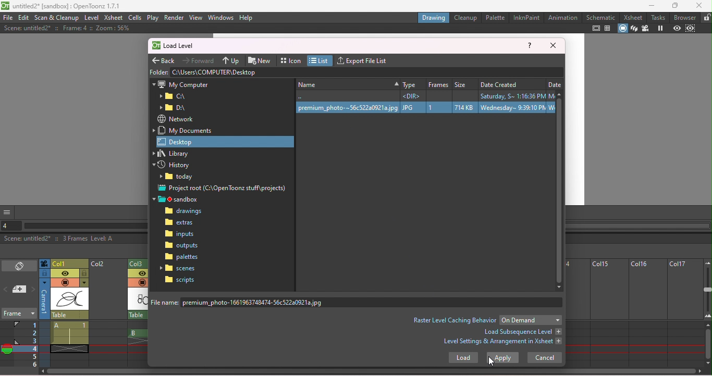 This screenshot has height=376, width=712. Describe the element at coordinates (596, 28) in the screenshot. I see `Safe area` at that location.